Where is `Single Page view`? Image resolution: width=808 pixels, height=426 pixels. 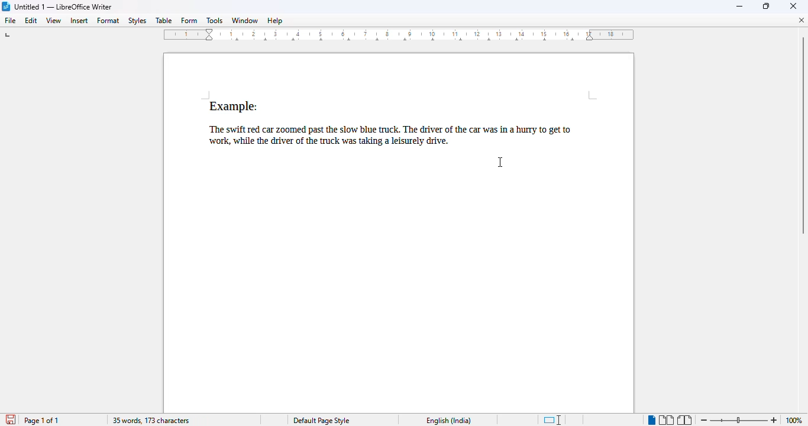 Single Page view is located at coordinates (645, 419).